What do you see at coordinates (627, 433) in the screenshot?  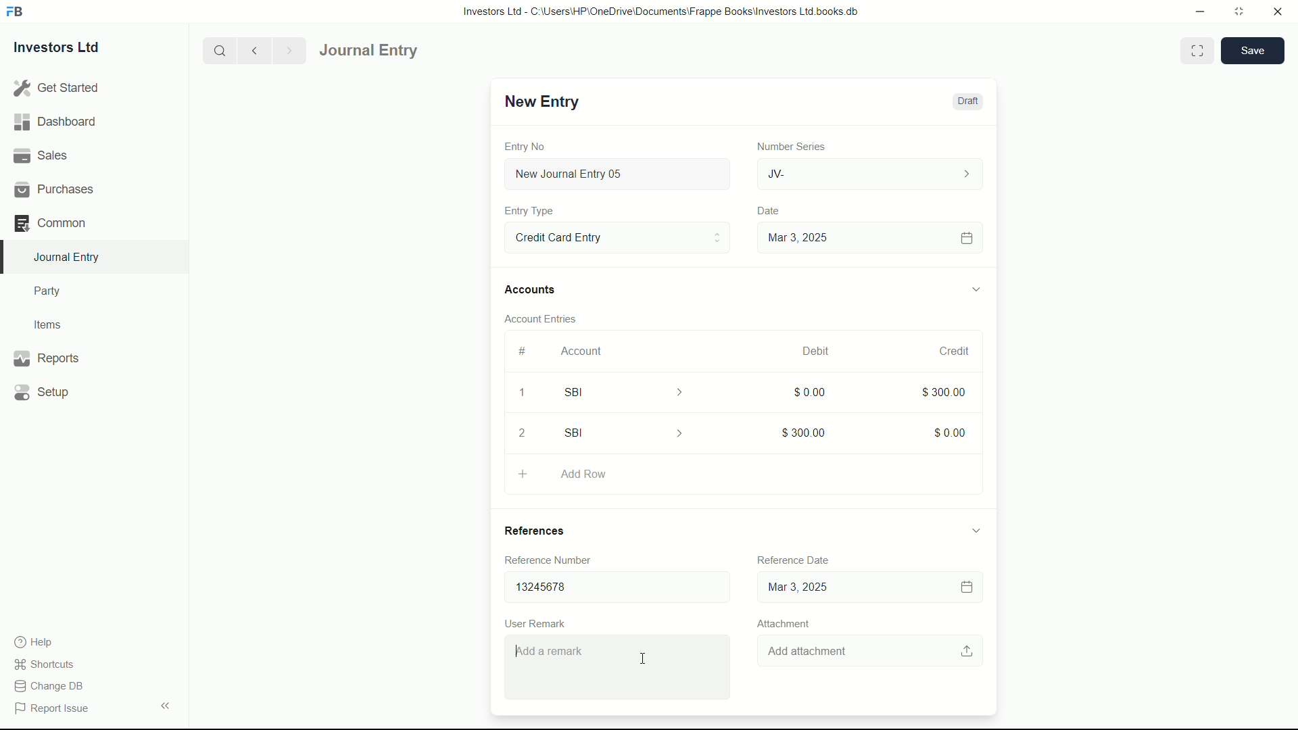 I see `SBI` at bounding box center [627, 433].